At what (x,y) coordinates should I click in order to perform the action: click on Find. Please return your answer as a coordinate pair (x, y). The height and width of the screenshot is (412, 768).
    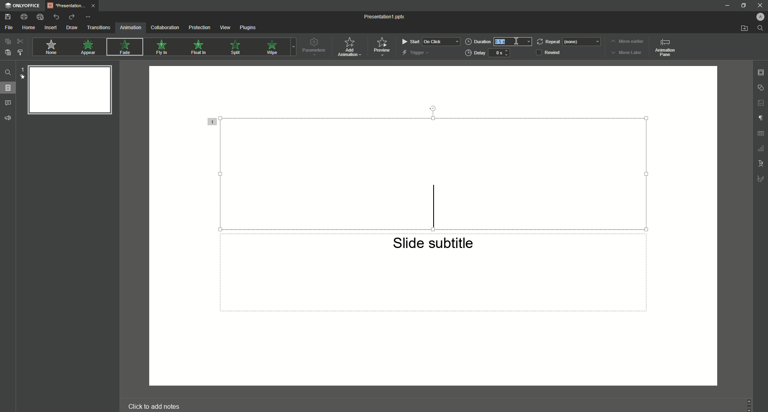
    Looking at the image, I should click on (760, 28).